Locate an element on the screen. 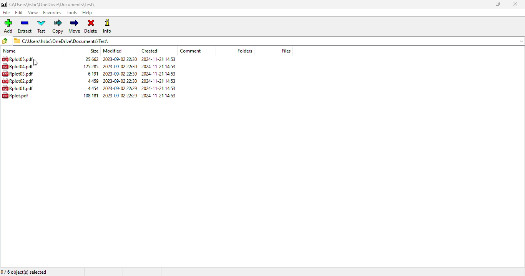 This screenshot has width=525, height=276. size is located at coordinates (91, 59).